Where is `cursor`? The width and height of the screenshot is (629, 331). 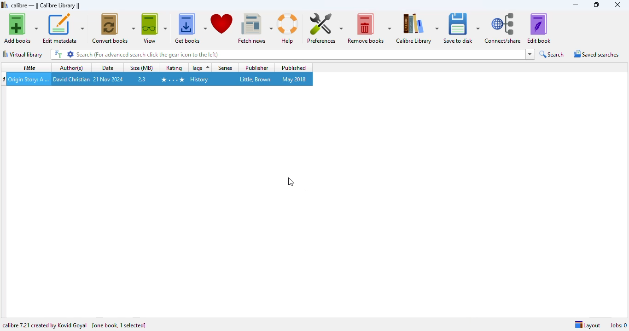 cursor is located at coordinates (291, 183).